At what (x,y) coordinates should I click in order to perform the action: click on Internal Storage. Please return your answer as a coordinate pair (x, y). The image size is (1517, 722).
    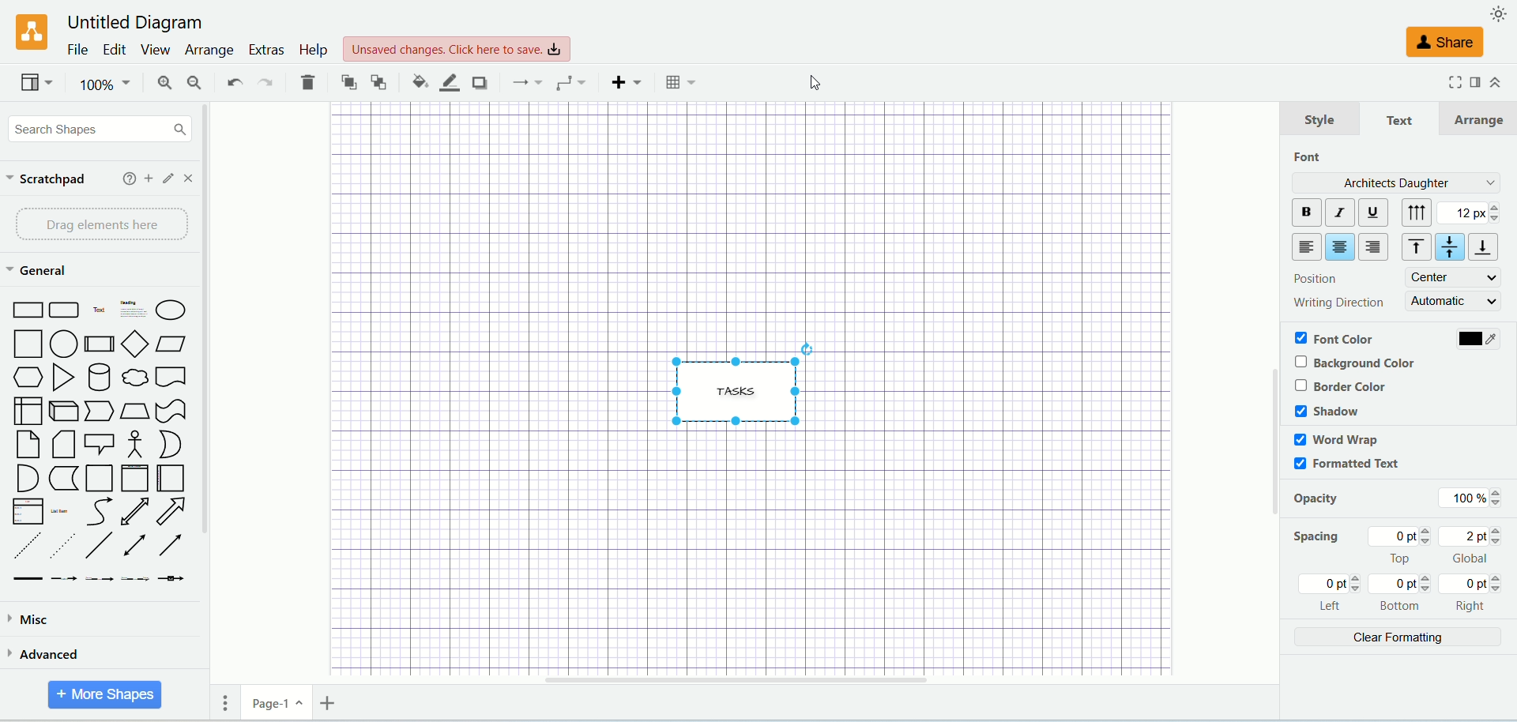
    Looking at the image, I should click on (27, 410).